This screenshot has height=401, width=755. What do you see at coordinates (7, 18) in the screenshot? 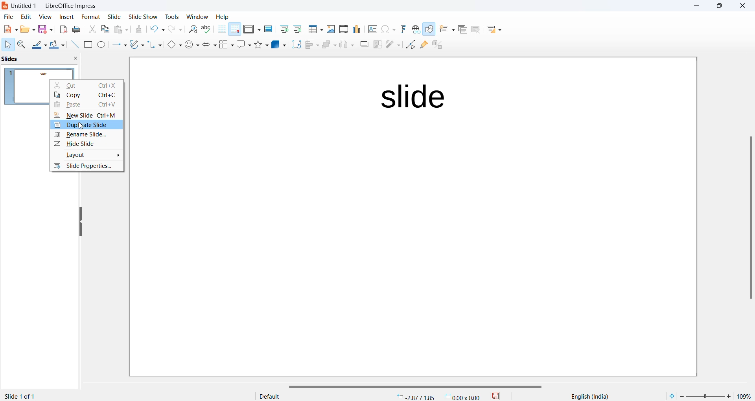
I see `file` at bounding box center [7, 18].